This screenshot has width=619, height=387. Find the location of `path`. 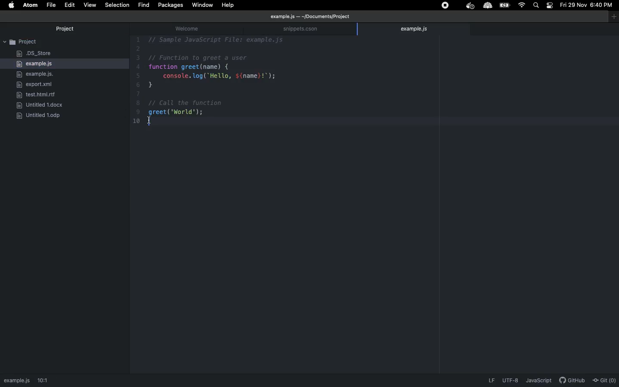

path is located at coordinates (17, 380).